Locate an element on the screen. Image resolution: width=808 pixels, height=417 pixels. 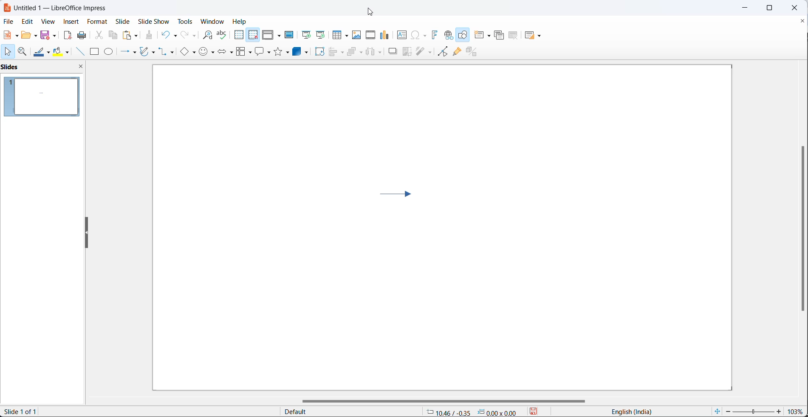
save  is located at coordinates (47, 35).